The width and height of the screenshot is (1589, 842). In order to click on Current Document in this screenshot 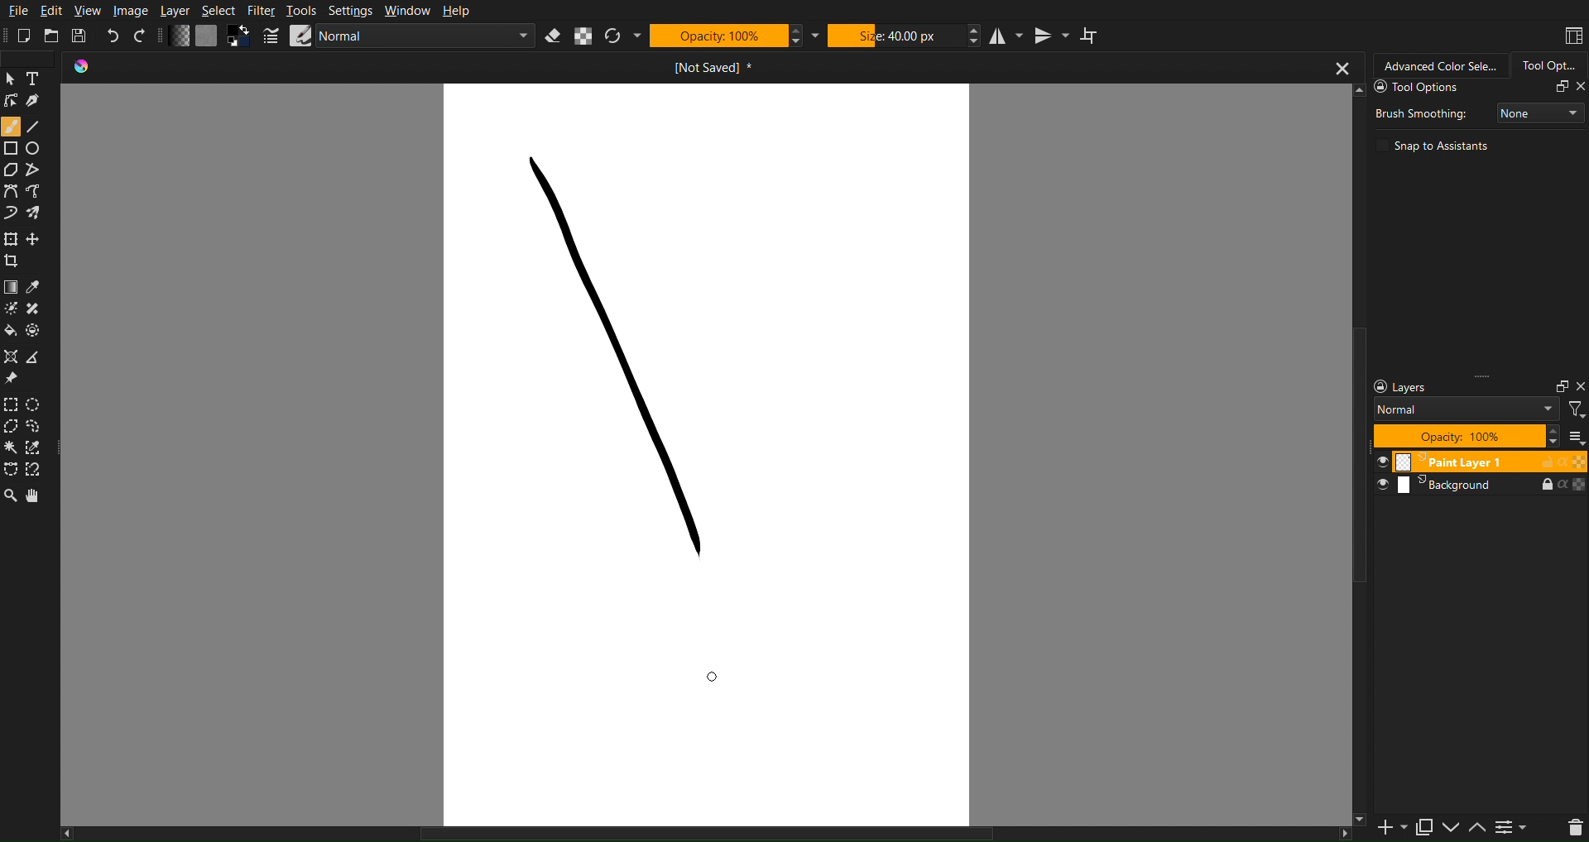, I will do `click(713, 67)`.